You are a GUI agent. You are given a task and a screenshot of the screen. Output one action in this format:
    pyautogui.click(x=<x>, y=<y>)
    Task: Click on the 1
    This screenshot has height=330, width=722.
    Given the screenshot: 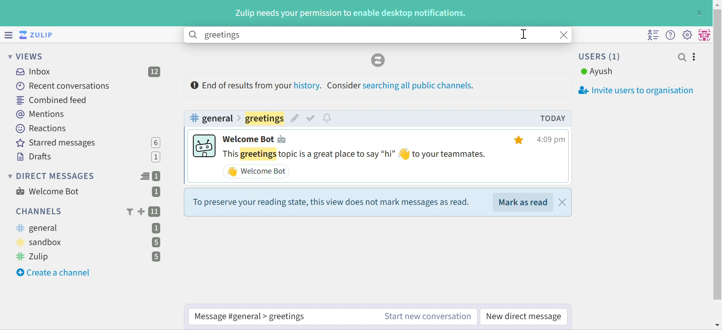 What is the action you would take?
    pyautogui.click(x=158, y=176)
    